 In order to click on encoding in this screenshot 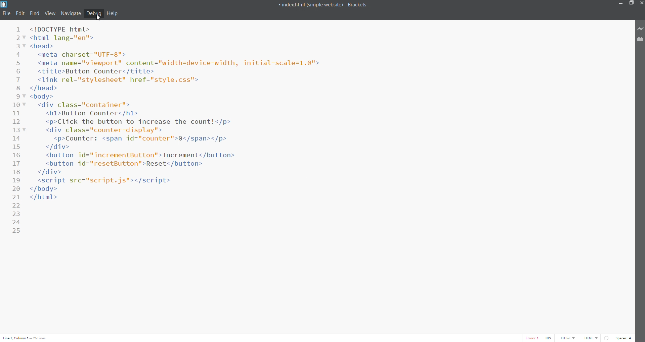, I will do `click(570, 338)`.